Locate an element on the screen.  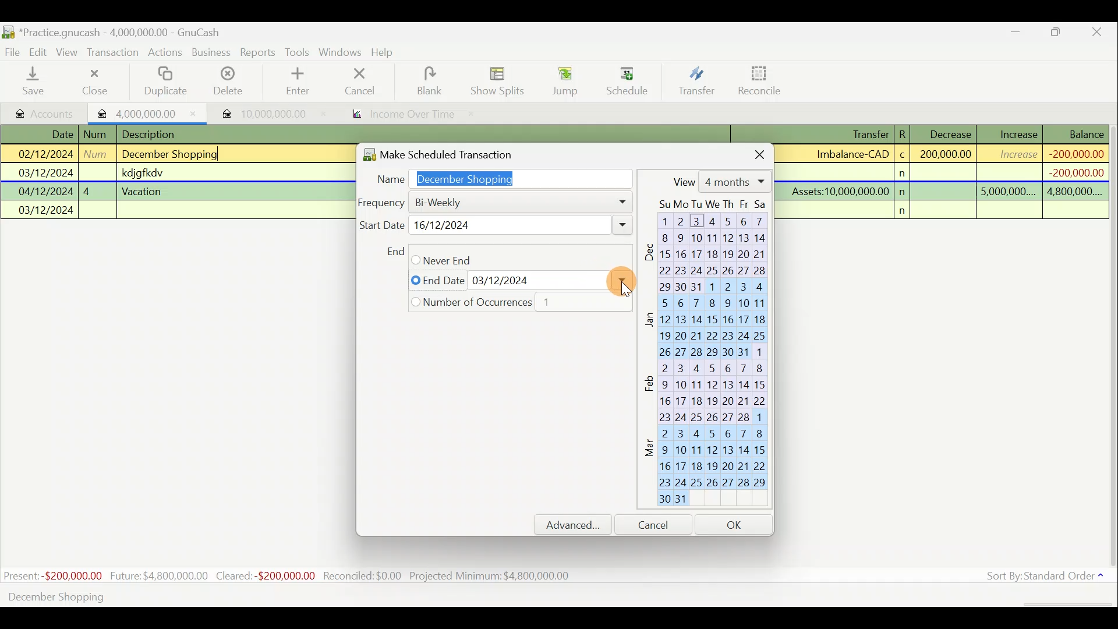
Daily is located at coordinates (466, 202).